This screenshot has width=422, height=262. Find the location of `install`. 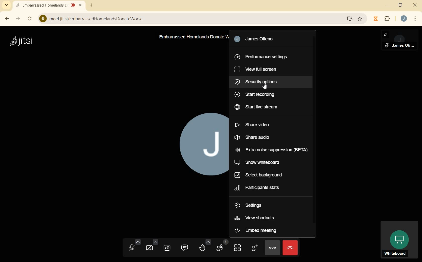

install is located at coordinates (350, 19).